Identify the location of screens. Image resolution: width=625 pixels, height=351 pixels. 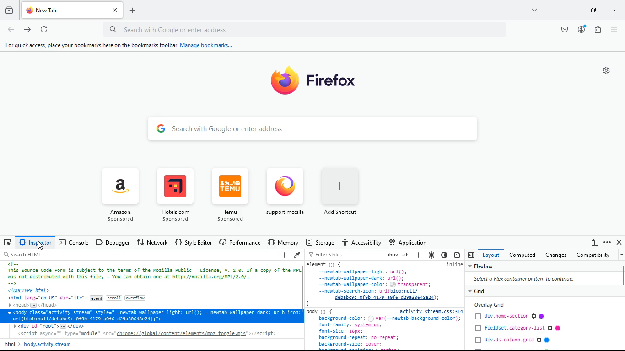
(594, 243).